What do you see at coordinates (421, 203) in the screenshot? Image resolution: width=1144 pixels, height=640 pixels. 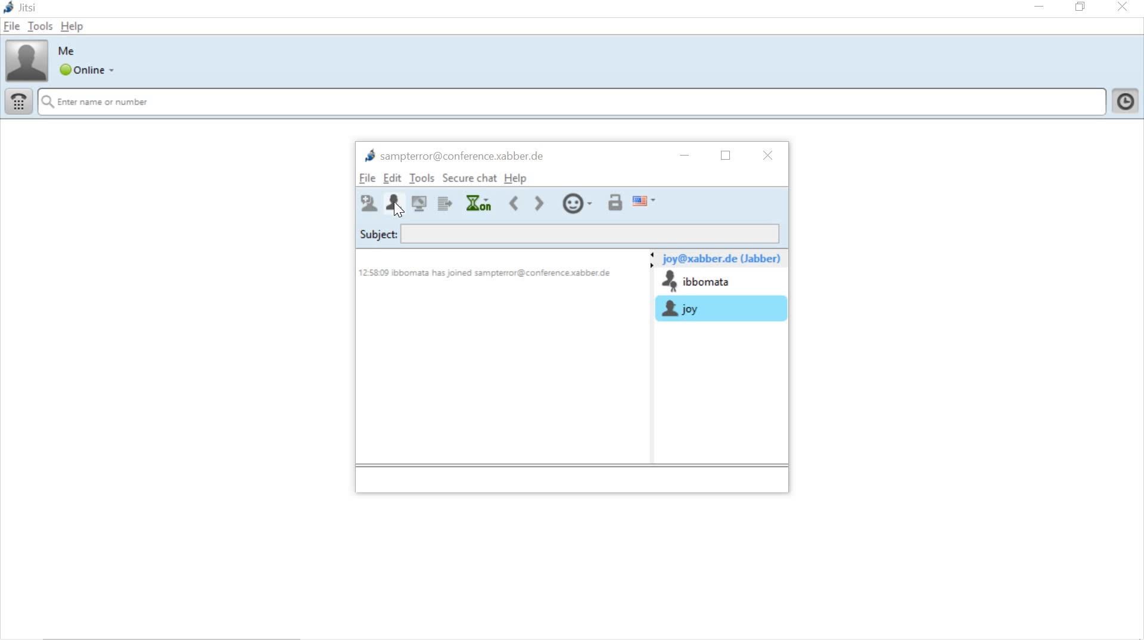 I see `share desk` at bounding box center [421, 203].